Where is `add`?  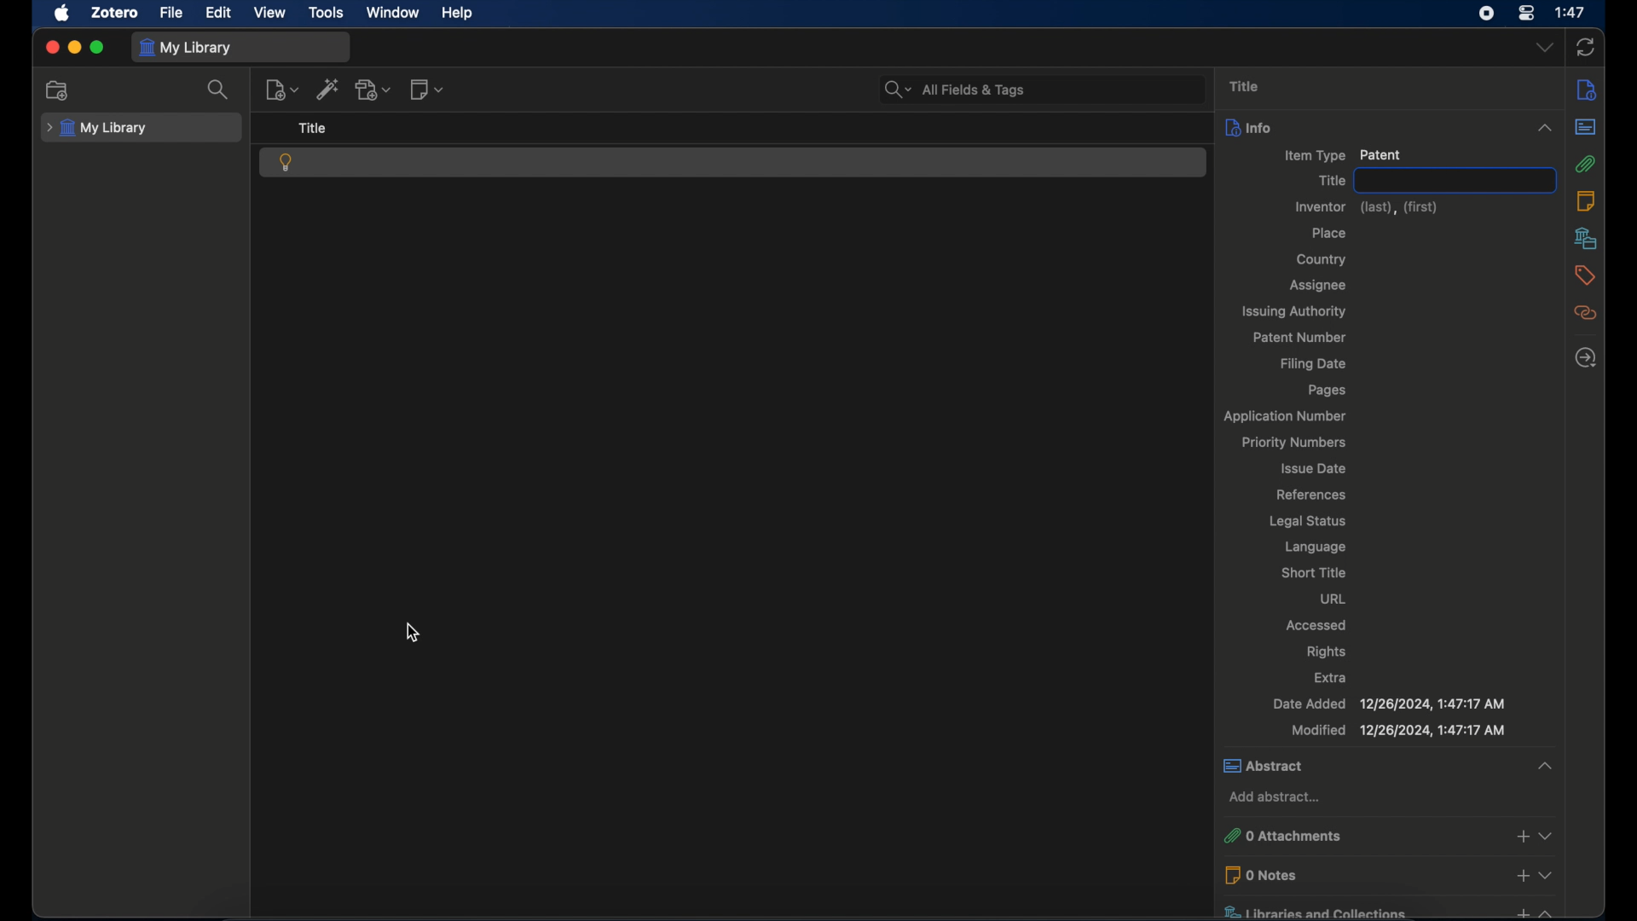
add is located at coordinates (1522, 833).